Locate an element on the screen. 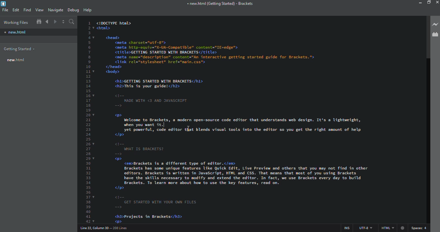 Image resolution: width=440 pixels, height=232 pixels. getting started is located at coordinates (21, 49).